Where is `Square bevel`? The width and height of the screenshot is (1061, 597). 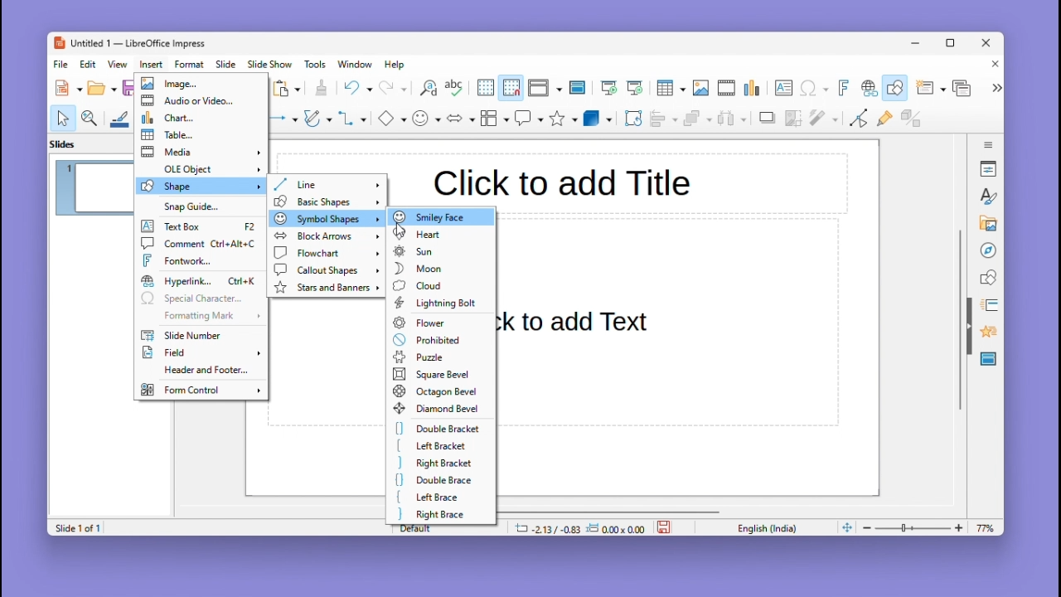 Square bevel is located at coordinates (437, 374).